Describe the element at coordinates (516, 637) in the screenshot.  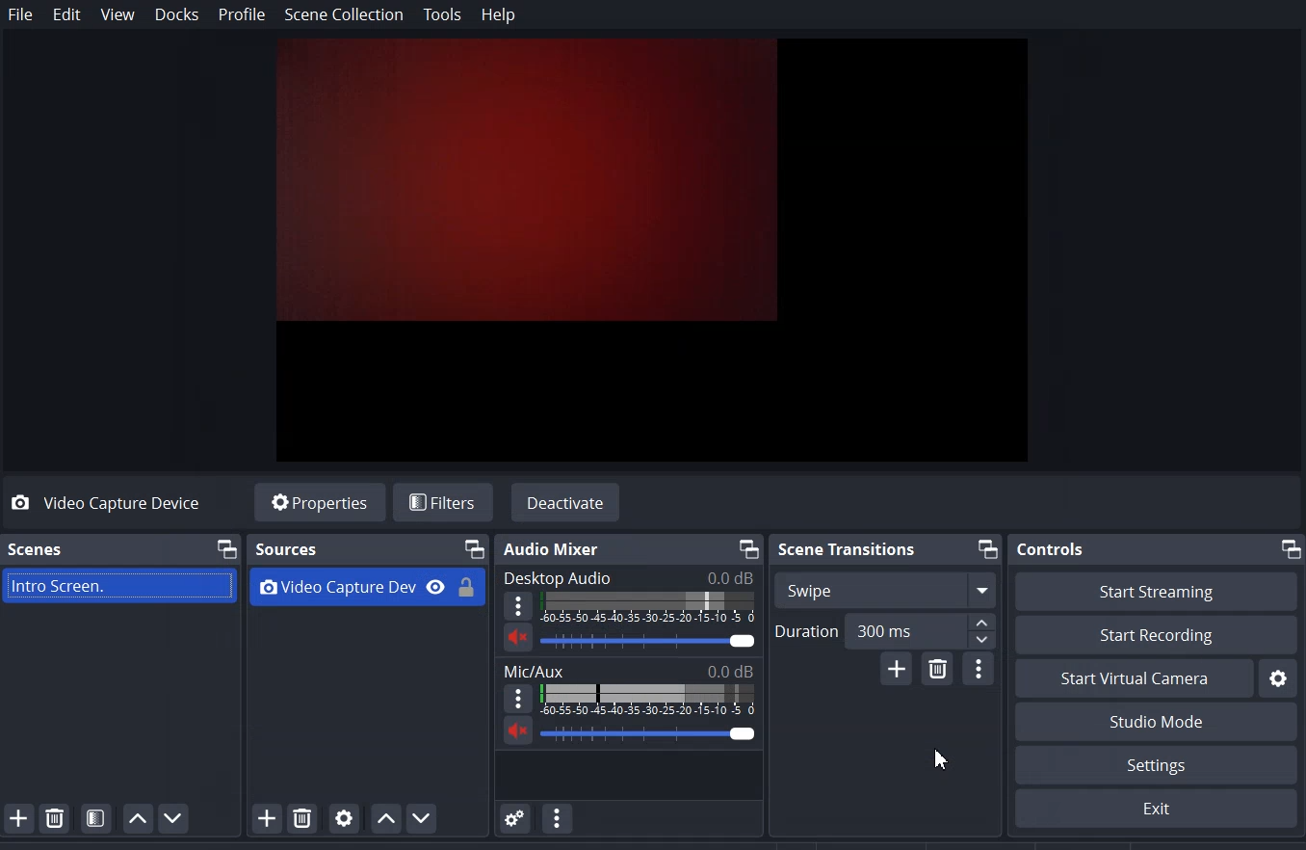
I see `Mute` at that location.